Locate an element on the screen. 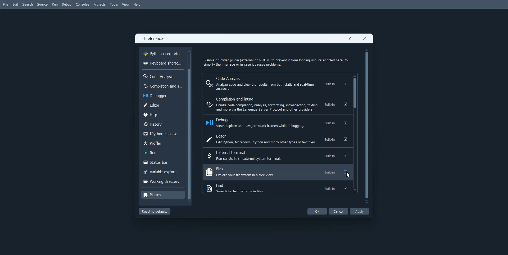 The height and width of the screenshot is (255, 508). Editor is located at coordinates (162, 105).